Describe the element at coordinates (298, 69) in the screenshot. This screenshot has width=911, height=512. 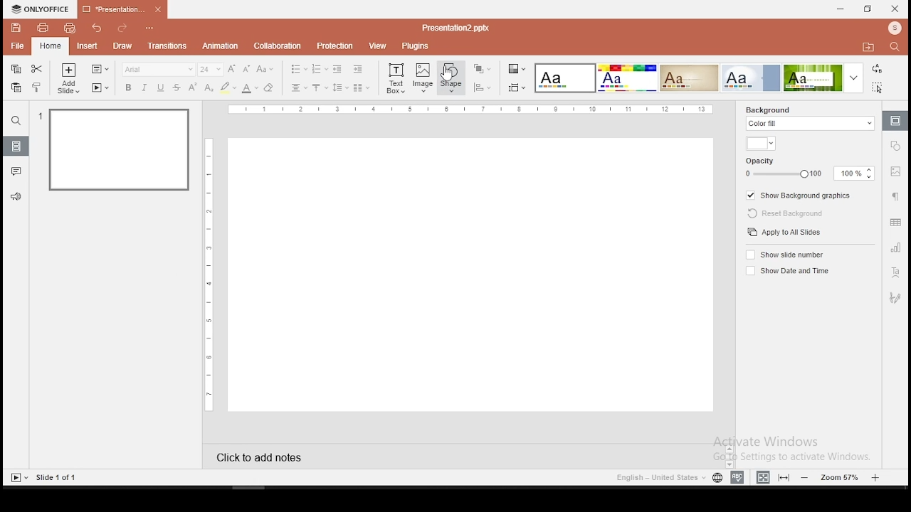
I see `bullets` at that location.